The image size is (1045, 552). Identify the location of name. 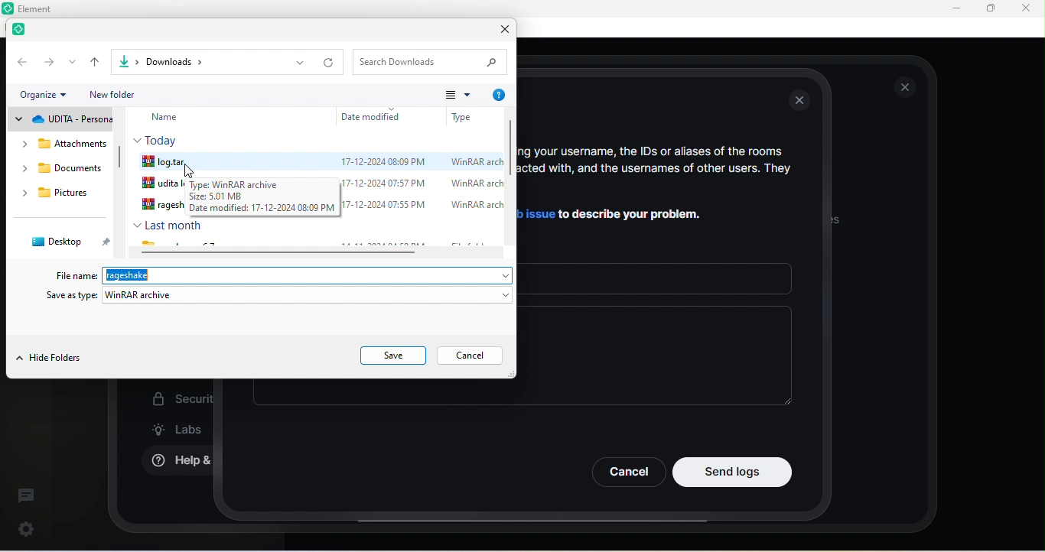
(176, 118).